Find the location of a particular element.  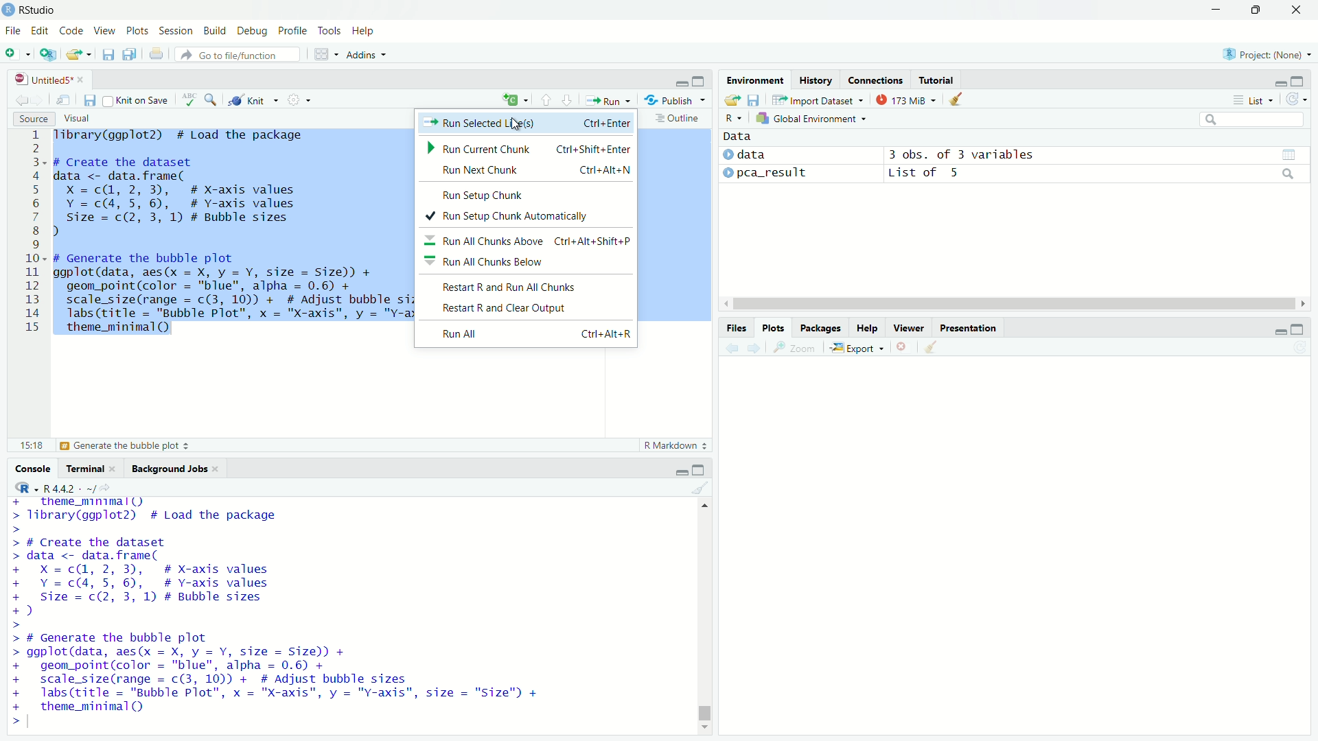

maximize is located at coordinates (702, 80).